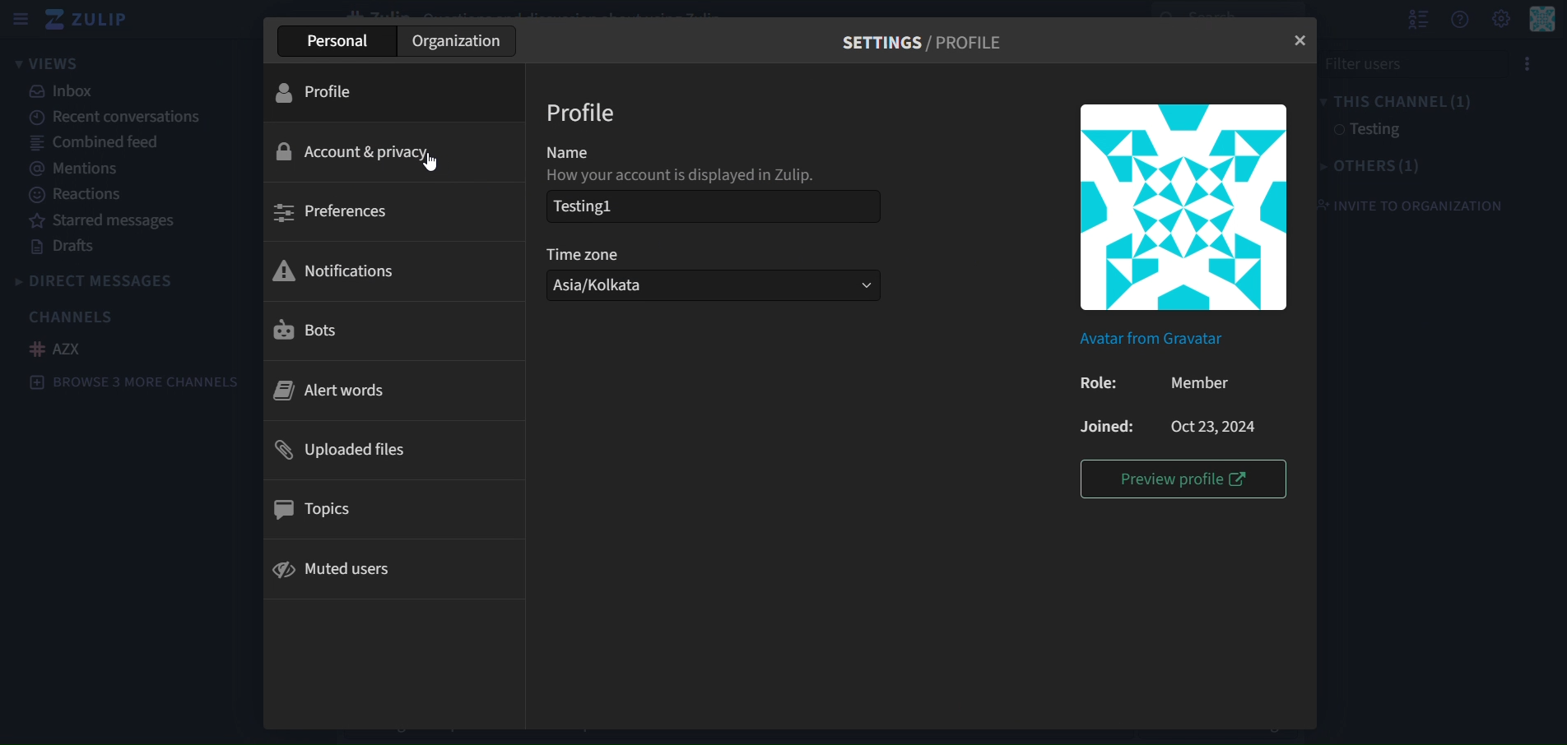 The image size is (1567, 745). Describe the element at coordinates (927, 40) in the screenshot. I see `settings/Profile` at that location.